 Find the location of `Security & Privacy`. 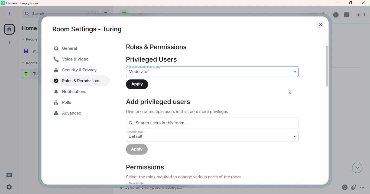

Security & Privacy is located at coordinates (76, 70).